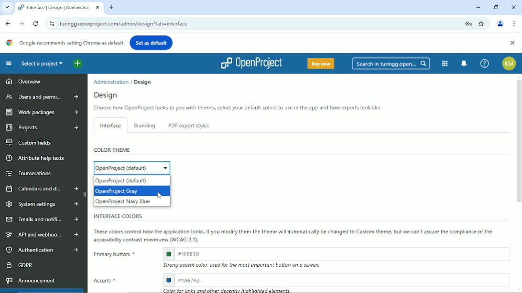  Describe the element at coordinates (77, 64) in the screenshot. I see `Open quick add menu` at that location.